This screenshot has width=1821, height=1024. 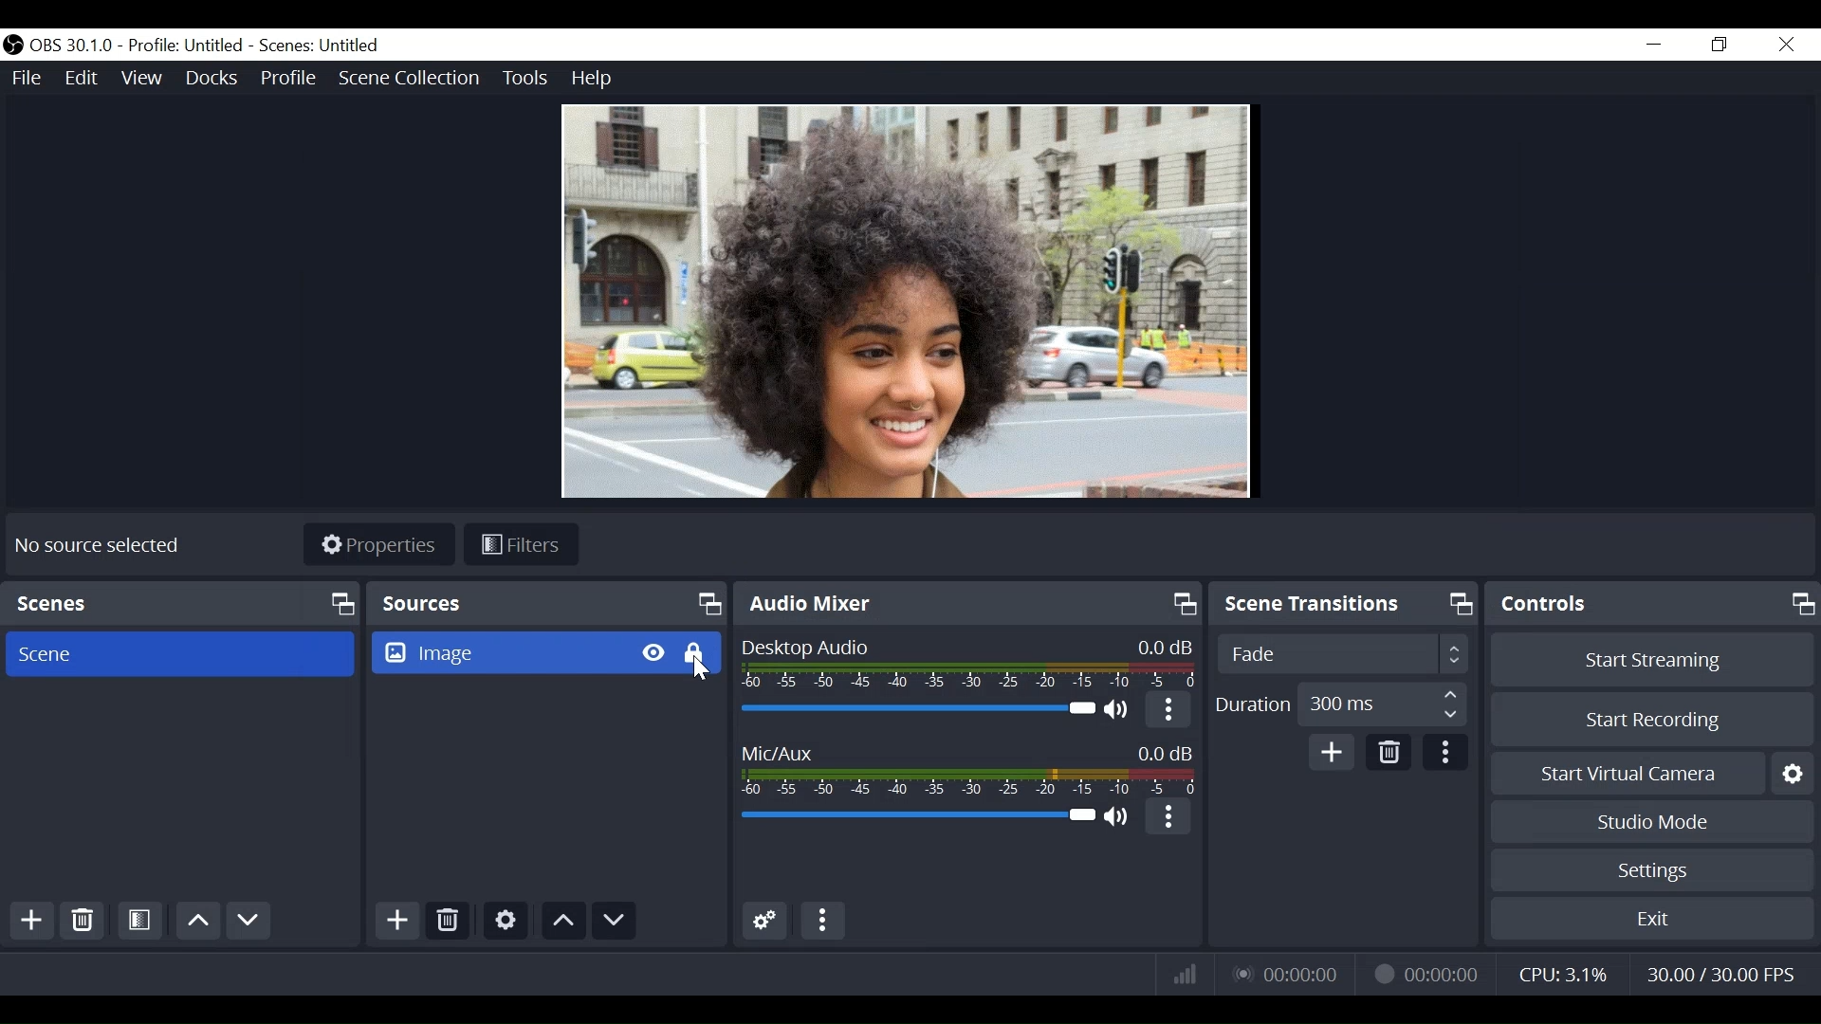 What do you see at coordinates (1652, 721) in the screenshot?
I see `Start Recording` at bounding box center [1652, 721].